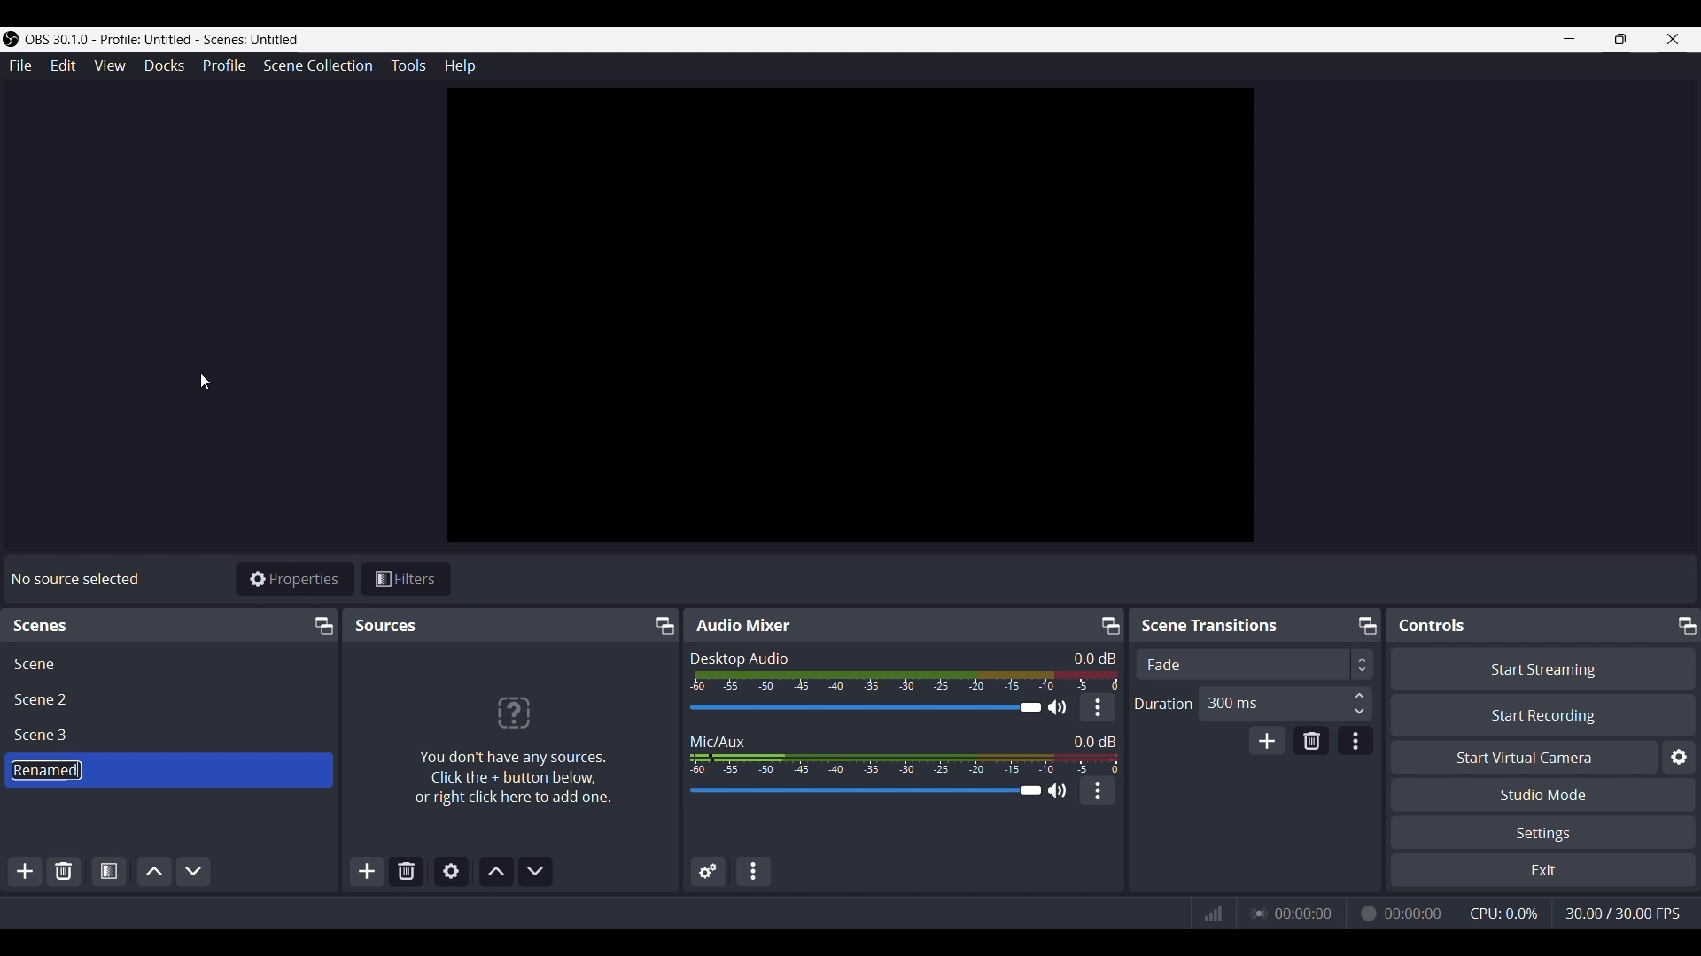 The image size is (1701, 956). I want to click on Settings, so click(1547, 834).